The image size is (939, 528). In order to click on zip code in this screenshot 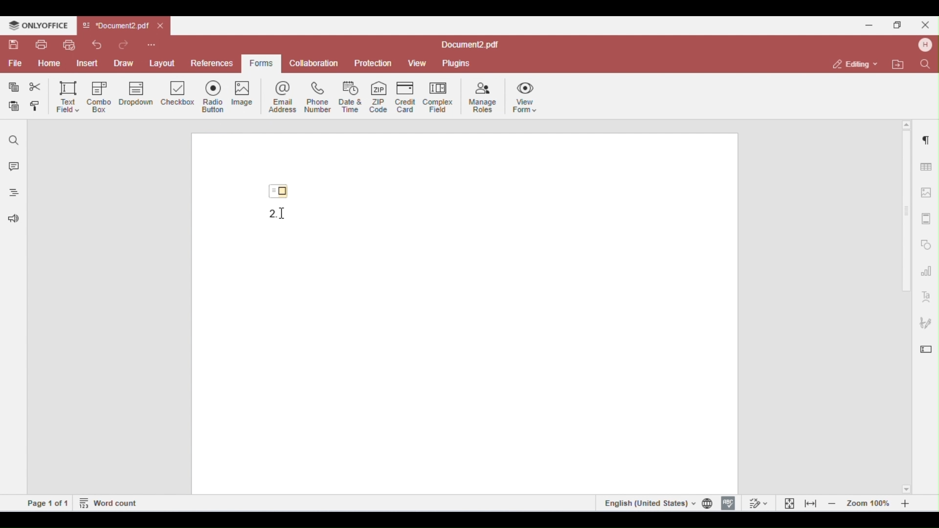, I will do `click(379, 95)`.